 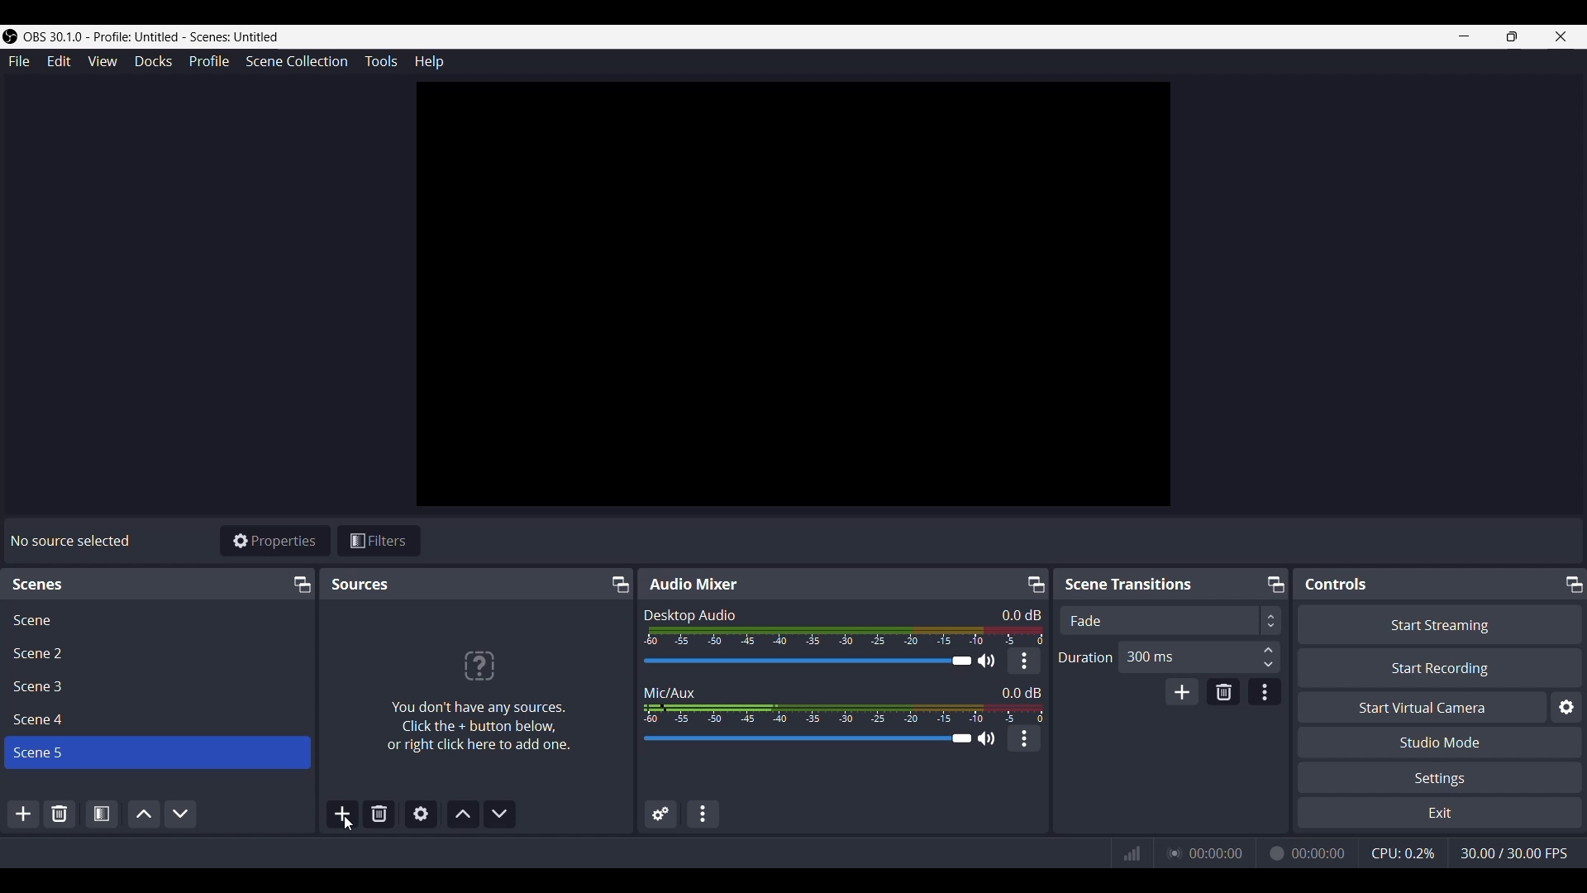 I want to click on Recording, so click(x=1275, y=852).